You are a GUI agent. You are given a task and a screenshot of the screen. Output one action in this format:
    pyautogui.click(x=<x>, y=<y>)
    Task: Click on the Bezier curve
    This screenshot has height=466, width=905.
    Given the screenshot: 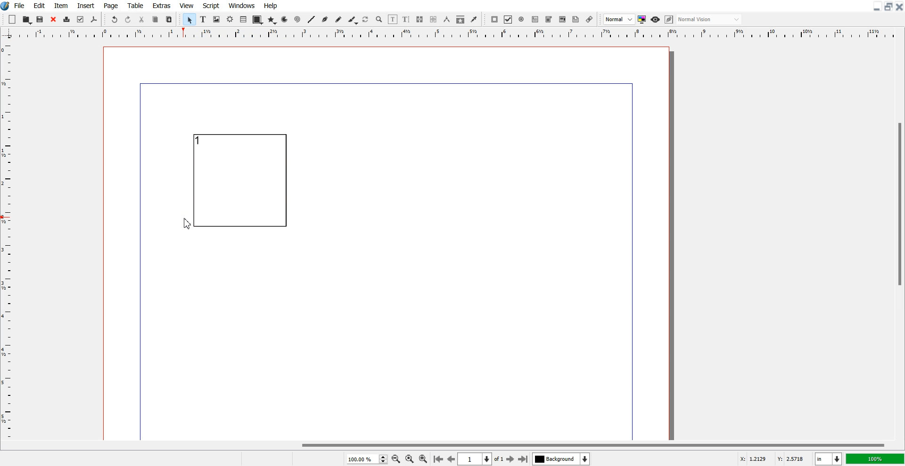 What is the action you would take?
    pyautogui.click(x=325, y=20)
    